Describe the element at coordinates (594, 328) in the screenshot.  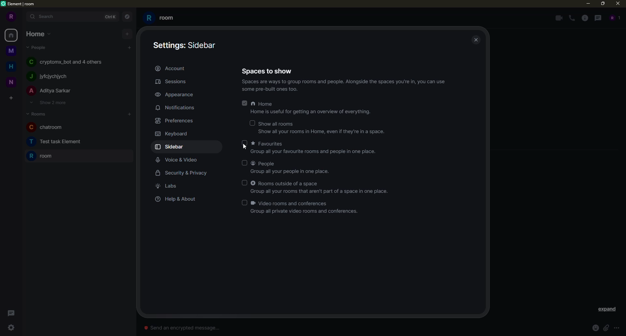
I see `emoji` at that location.